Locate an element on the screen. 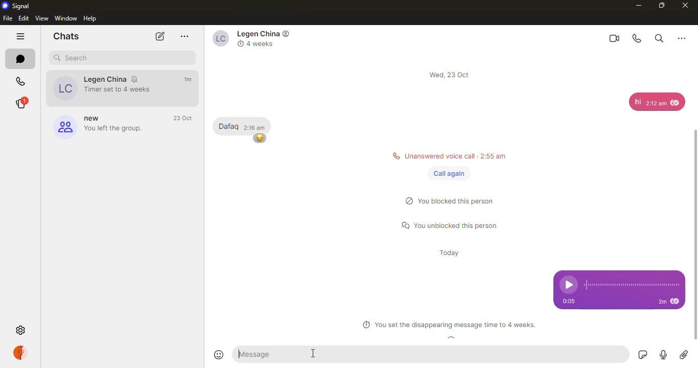 Image resolution: width=698 pixels, height=368 pixels. view is located at coordinates (42, 18).